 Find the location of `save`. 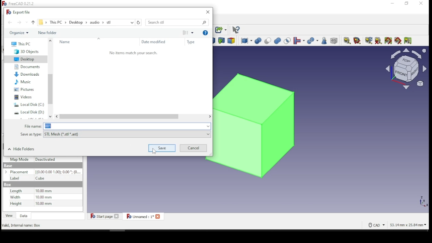

save is located at coordinates (162, 148).